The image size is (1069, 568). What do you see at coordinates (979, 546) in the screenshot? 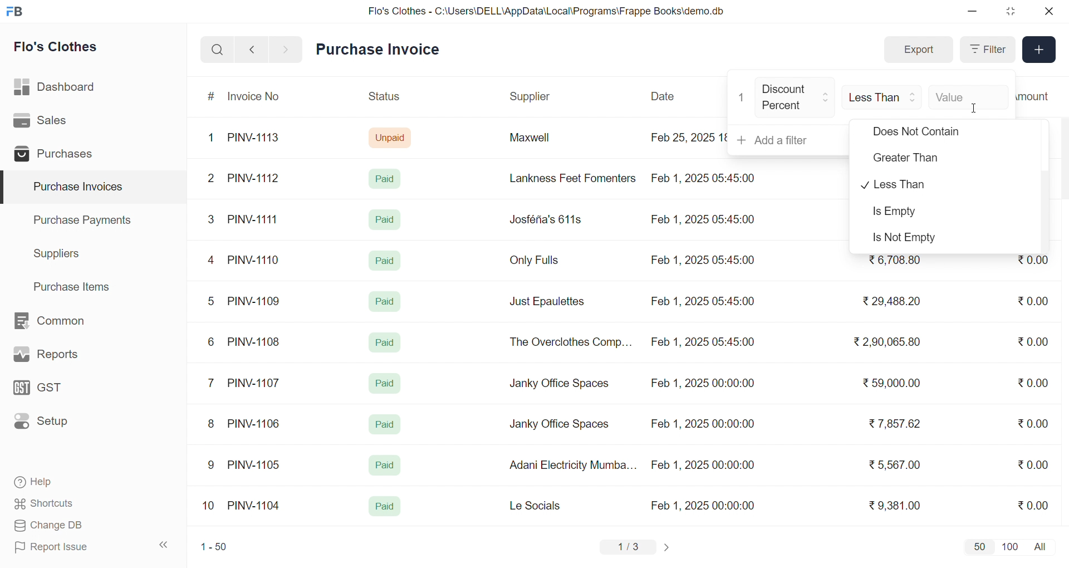
I see `50` at bounding box center [979, 546].